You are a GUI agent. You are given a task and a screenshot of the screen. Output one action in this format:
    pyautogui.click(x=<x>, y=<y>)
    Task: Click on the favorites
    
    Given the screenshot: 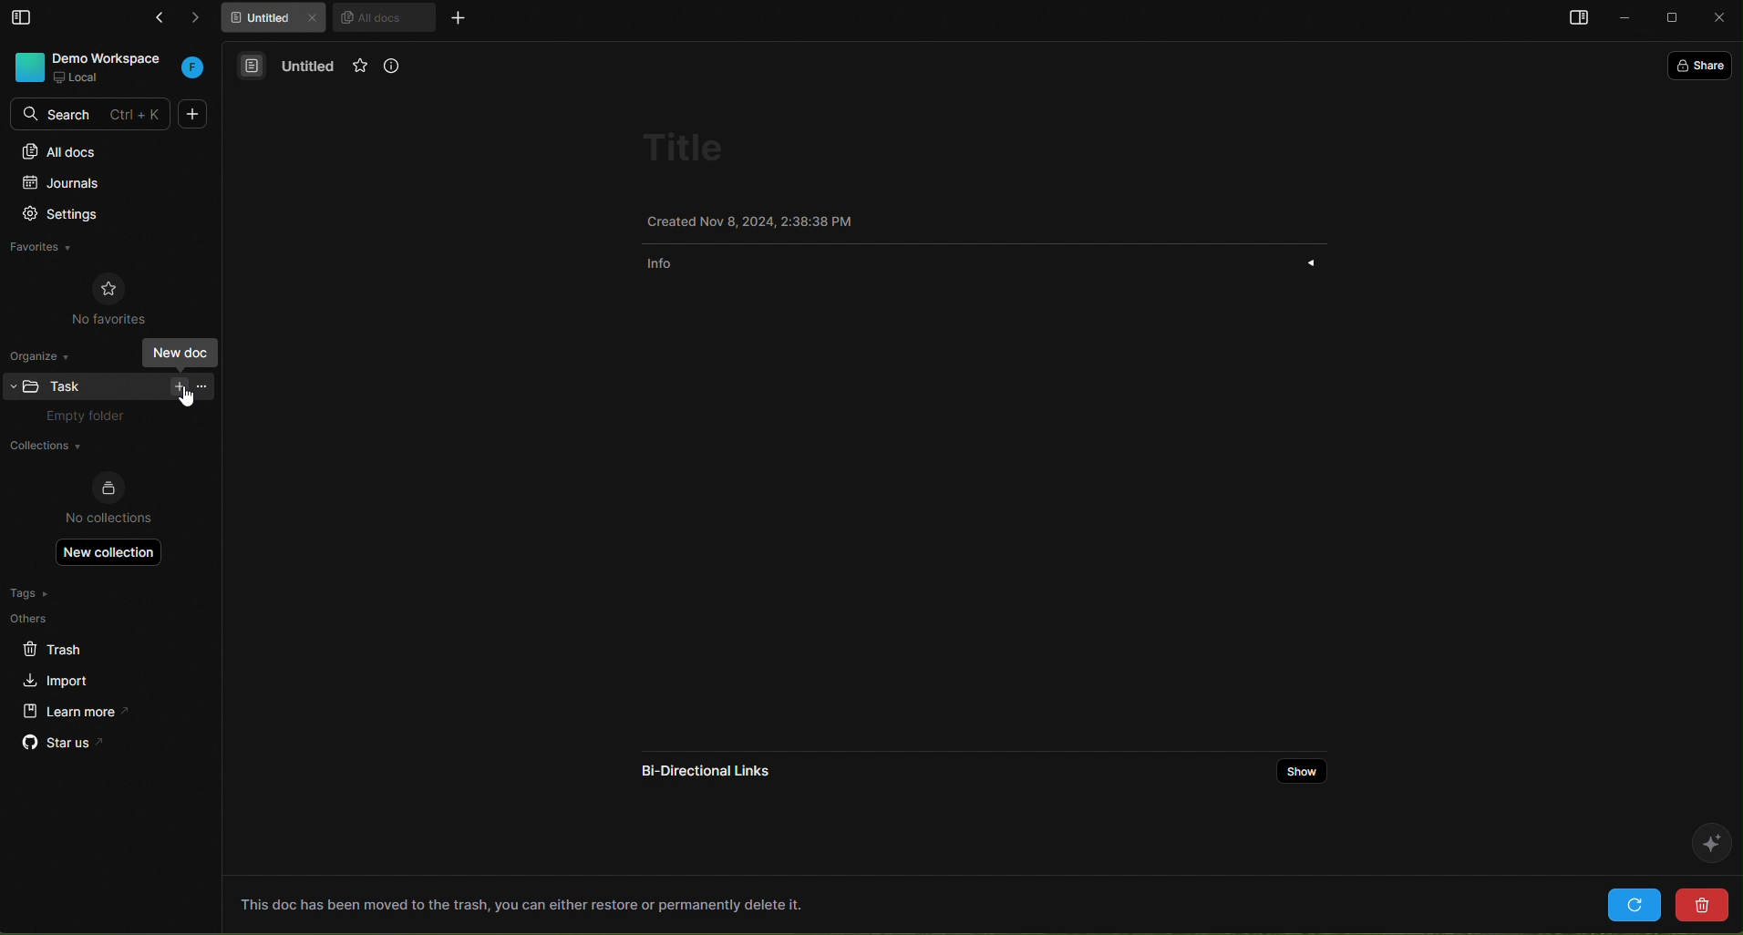 What is the action you would take?
    pyautogui.click(x=59, y=250)
    